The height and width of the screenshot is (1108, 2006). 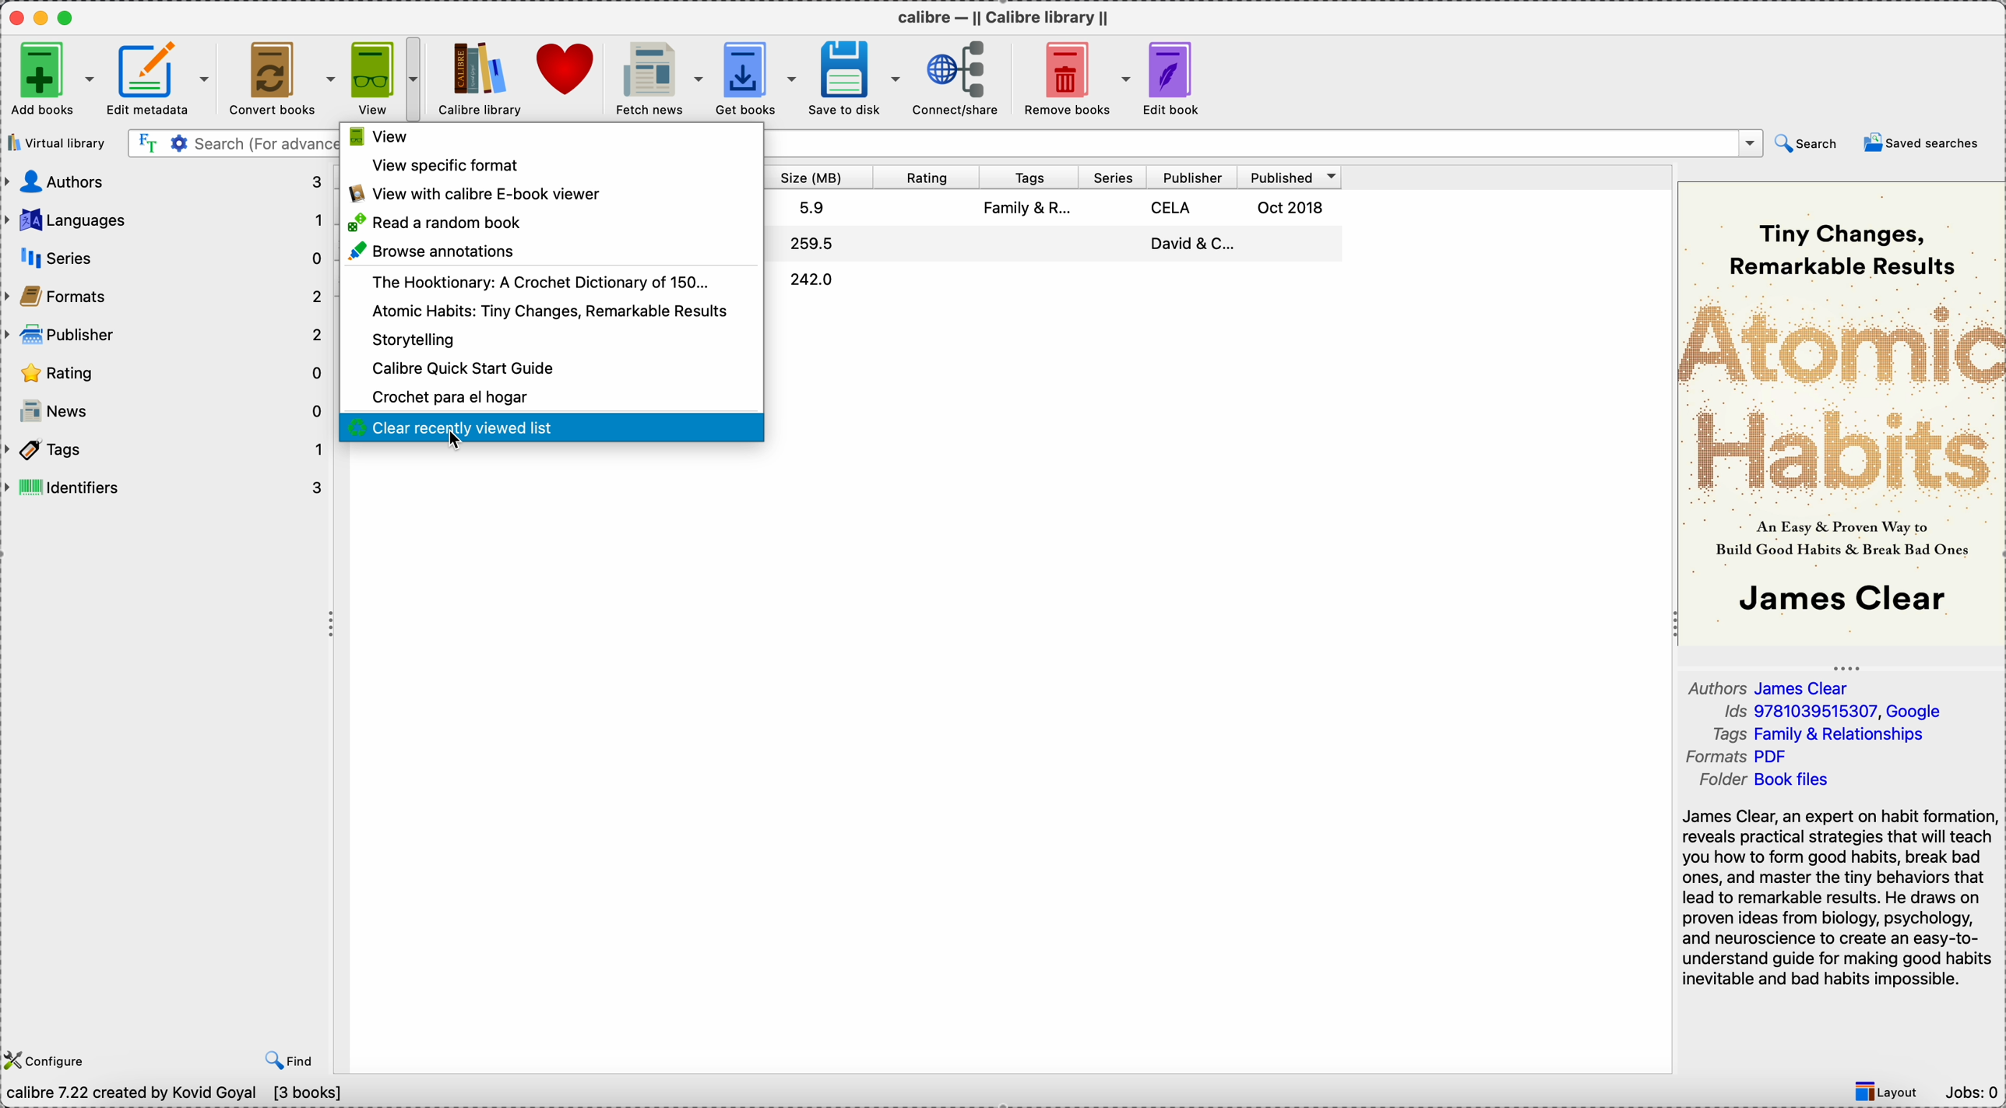 I want to click on edit metadata, so click(x=162, y=78).